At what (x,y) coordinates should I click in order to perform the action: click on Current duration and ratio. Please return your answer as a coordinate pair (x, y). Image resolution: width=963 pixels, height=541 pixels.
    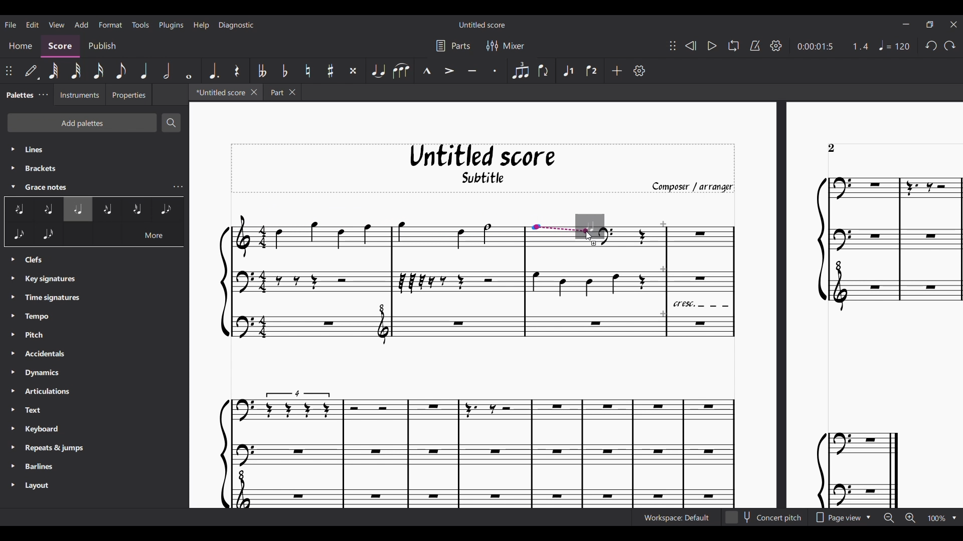
    Looking at the image, I should click on (833, 47).